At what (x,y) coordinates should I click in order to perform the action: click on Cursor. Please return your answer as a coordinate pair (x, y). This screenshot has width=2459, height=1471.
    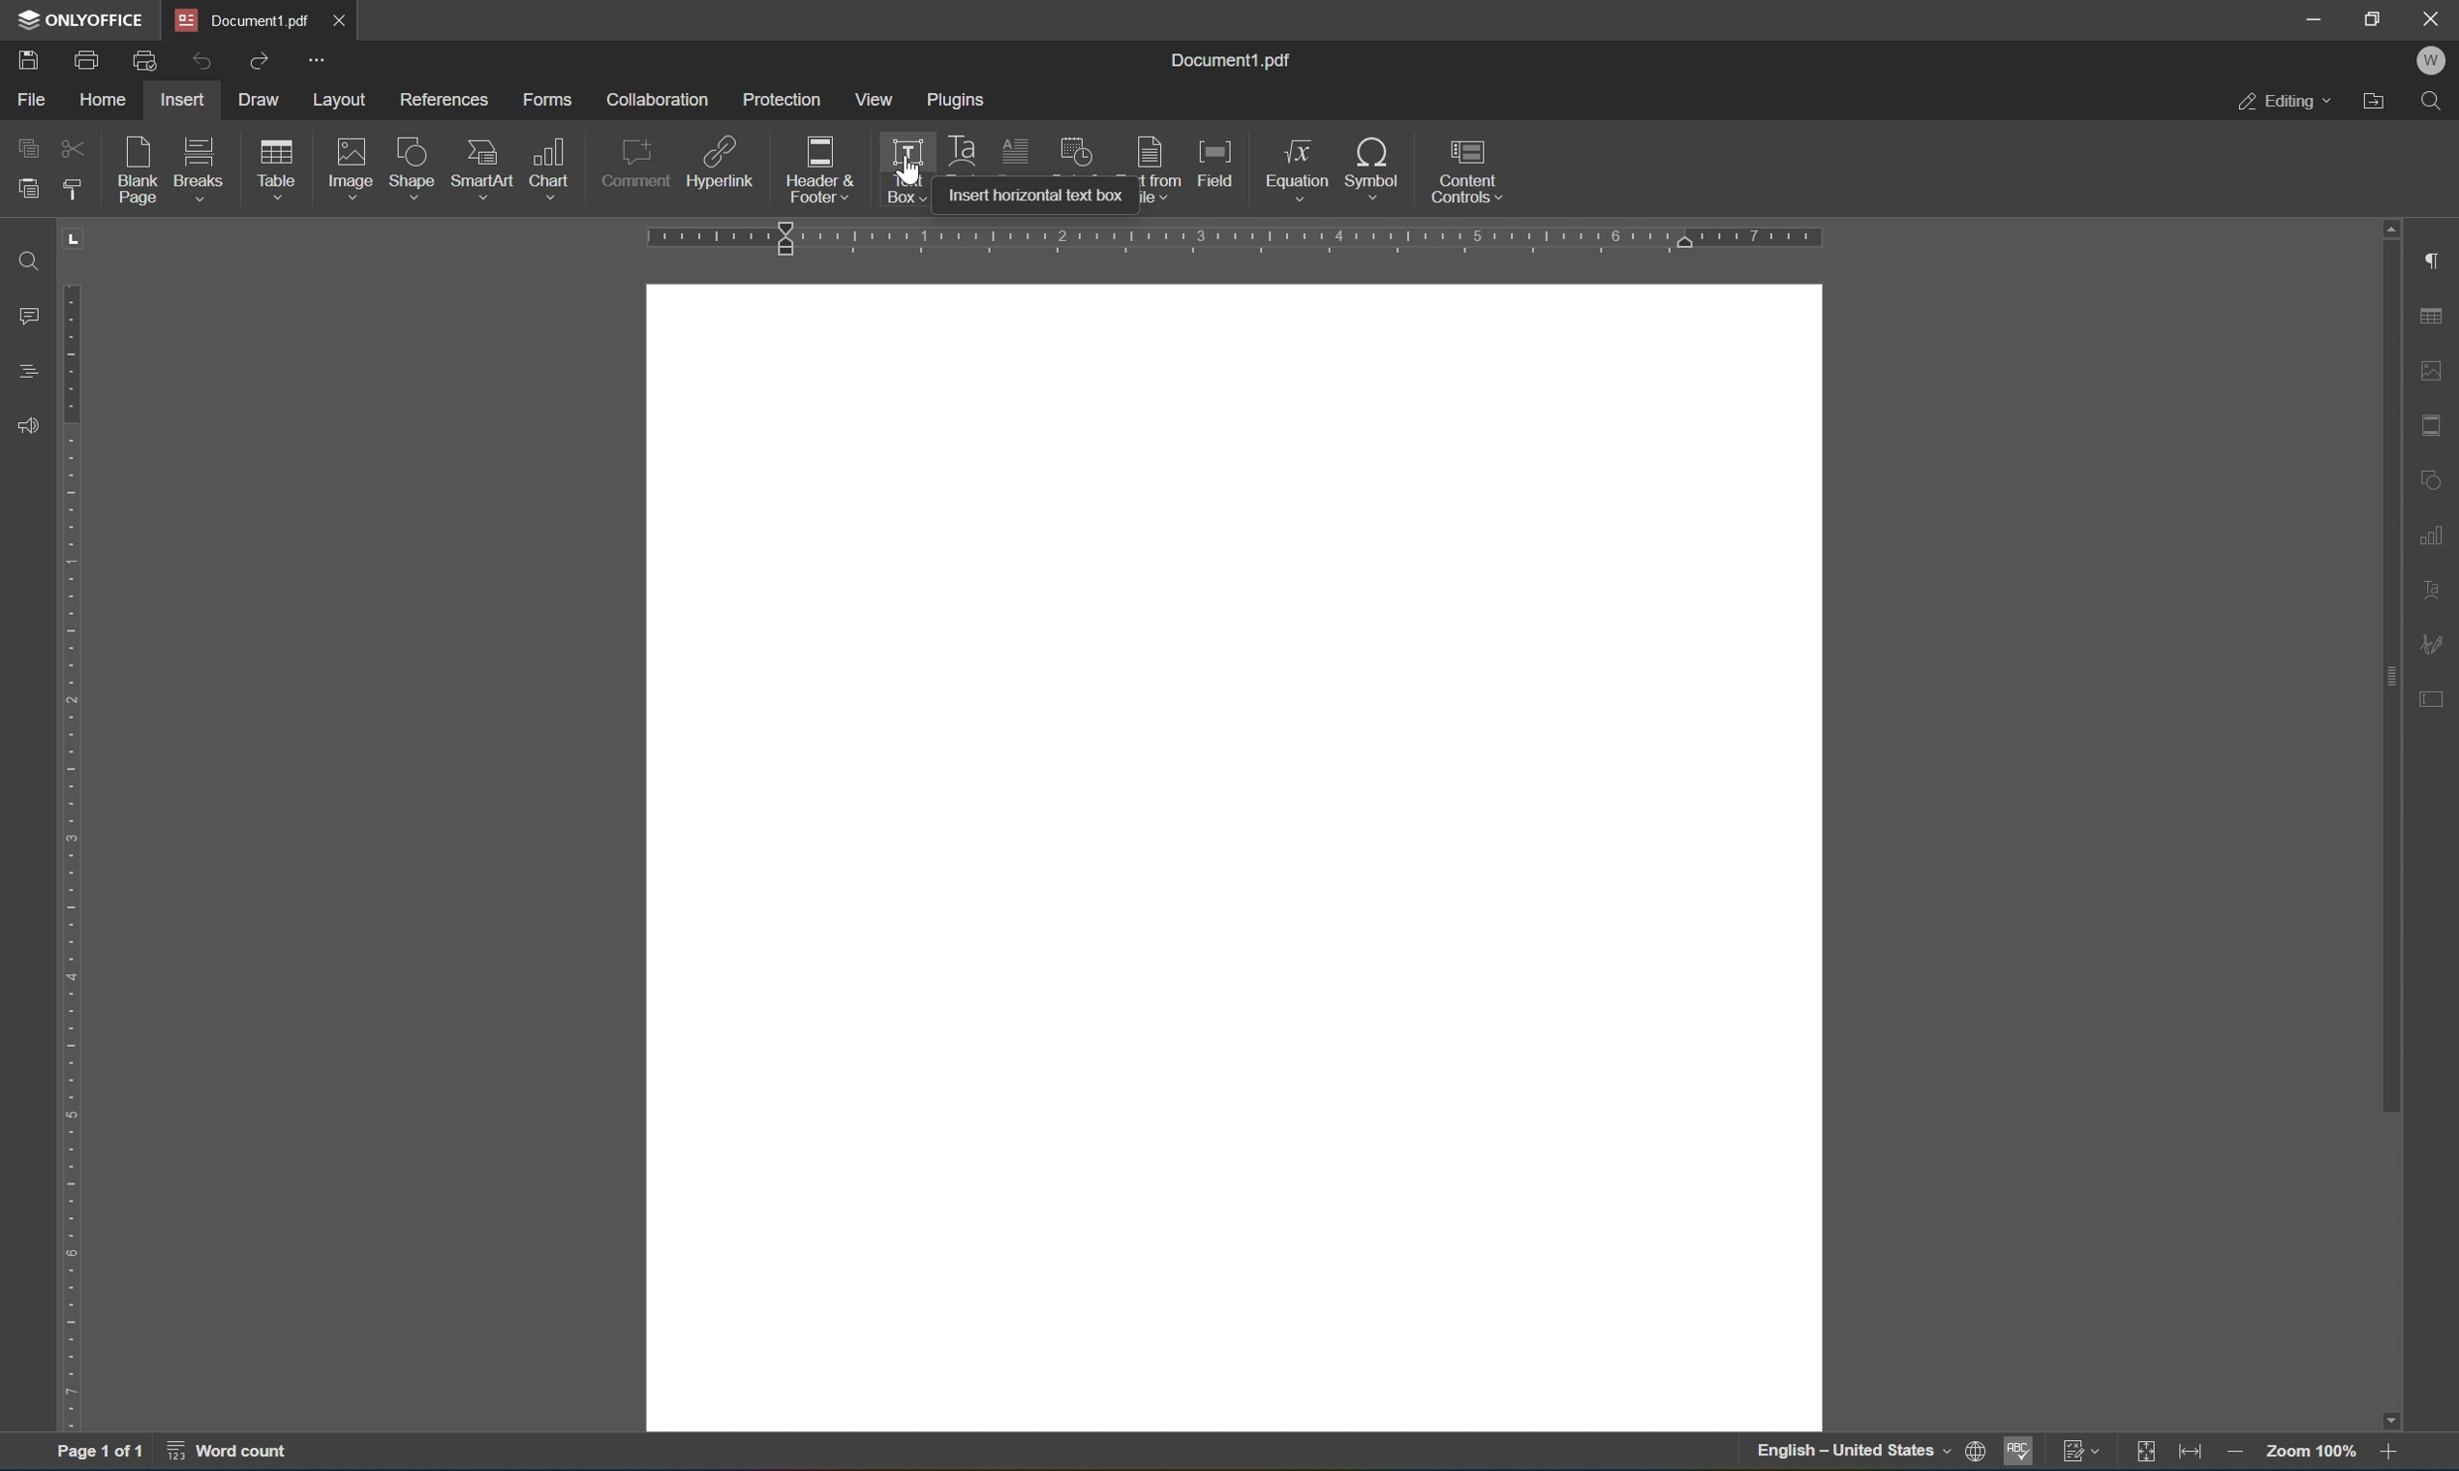
    Looking at the image, I should click on (903, 174).